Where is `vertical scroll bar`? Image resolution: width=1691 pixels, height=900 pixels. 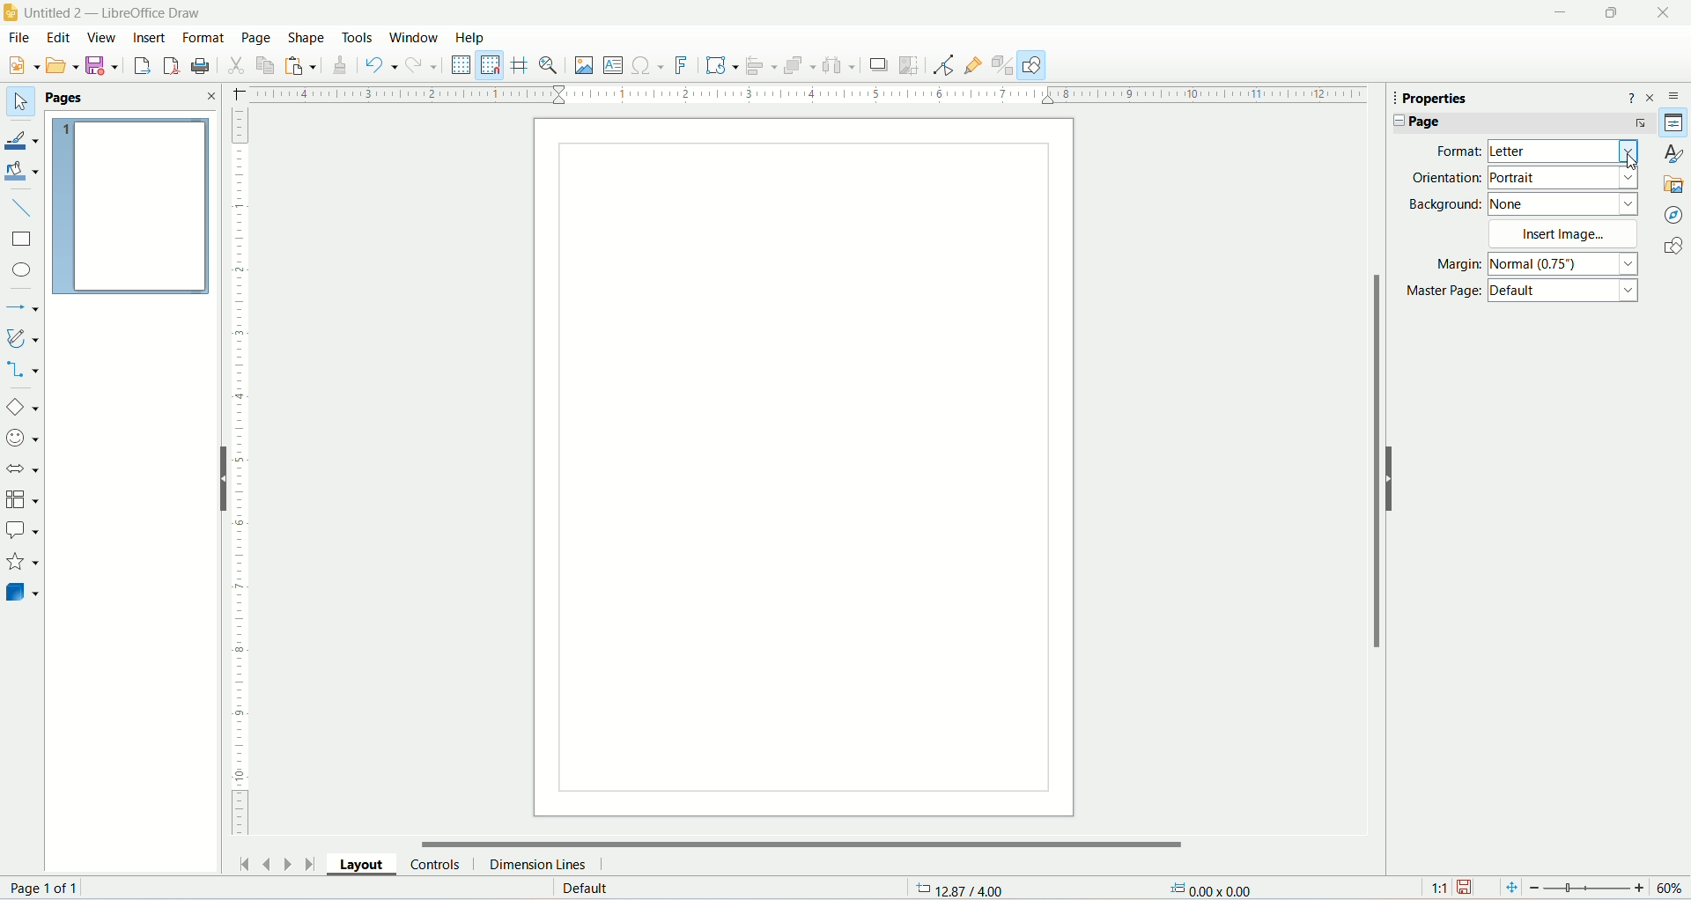 vertical scroll bar is located at coordinates (1372, 507).